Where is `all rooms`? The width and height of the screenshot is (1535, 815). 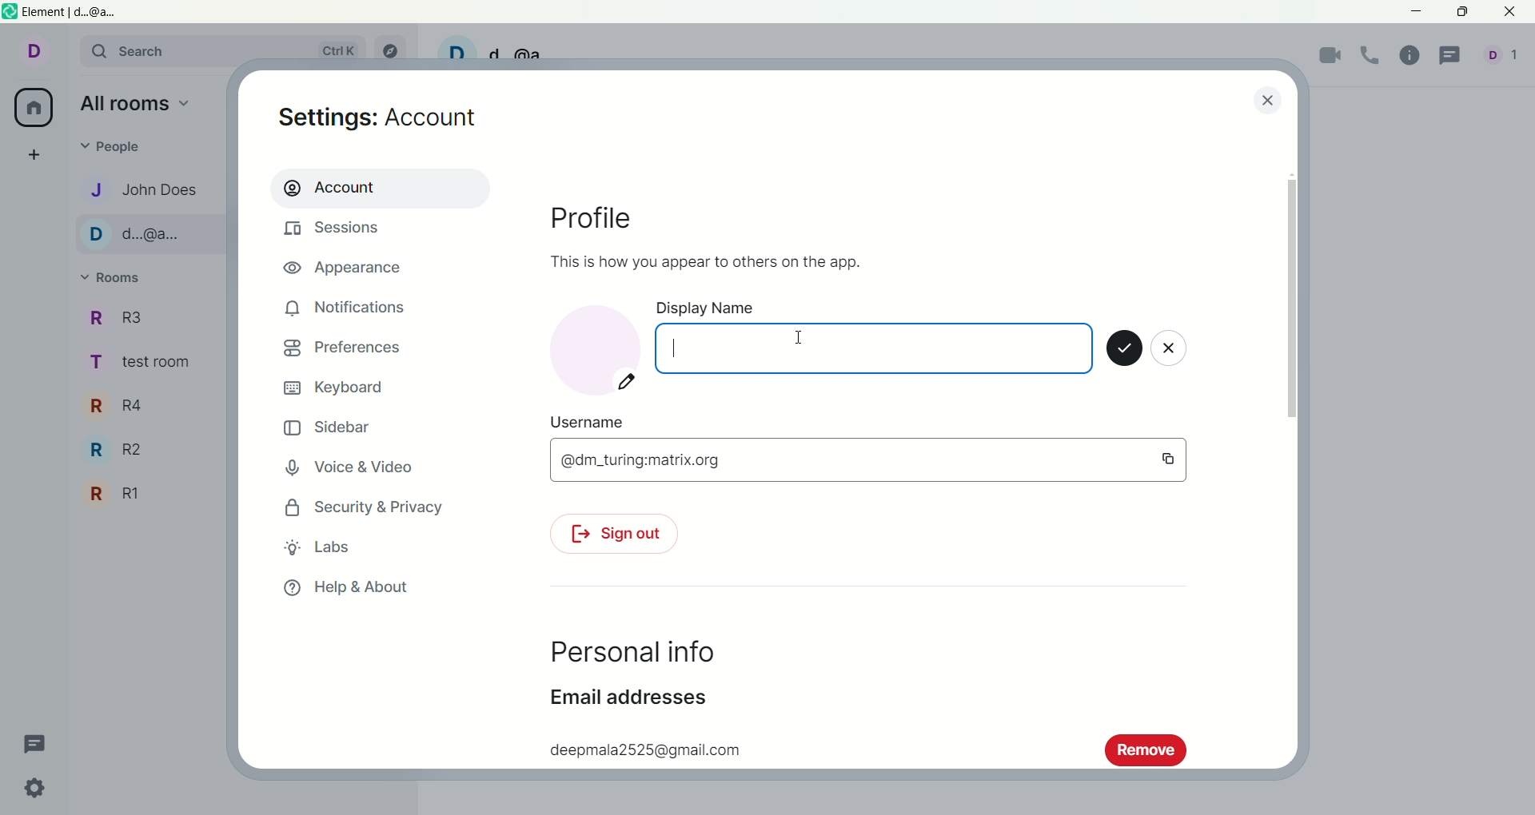
all rooms is located at coordinates (137, 106).